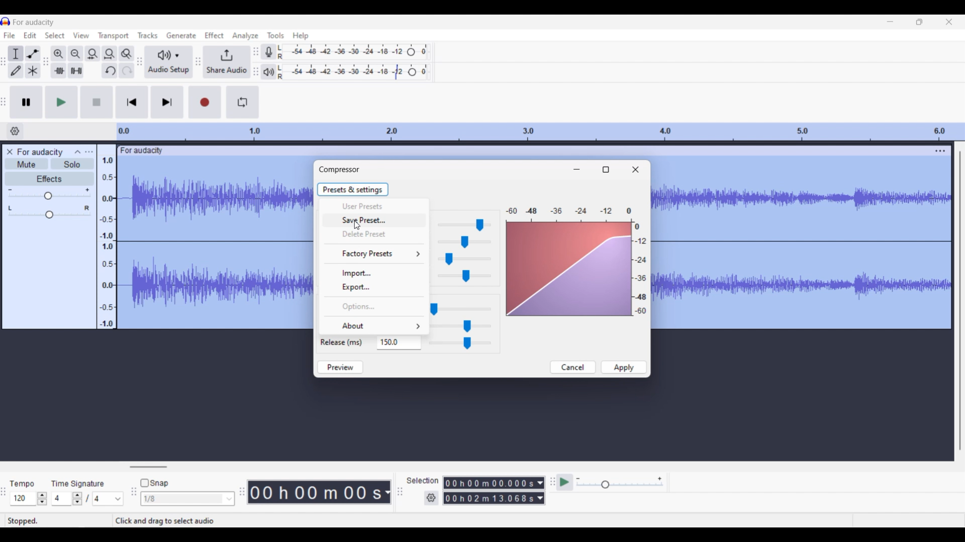  Describe the element at coordinates (89, 152) in the screenshot. I see `Open menu` at that location.